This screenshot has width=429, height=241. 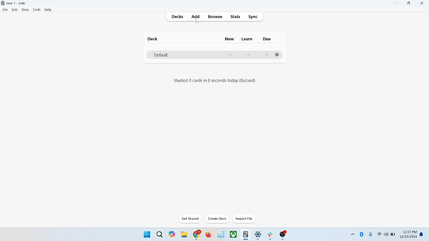 I want to click on options, so click(x=278, y=55).